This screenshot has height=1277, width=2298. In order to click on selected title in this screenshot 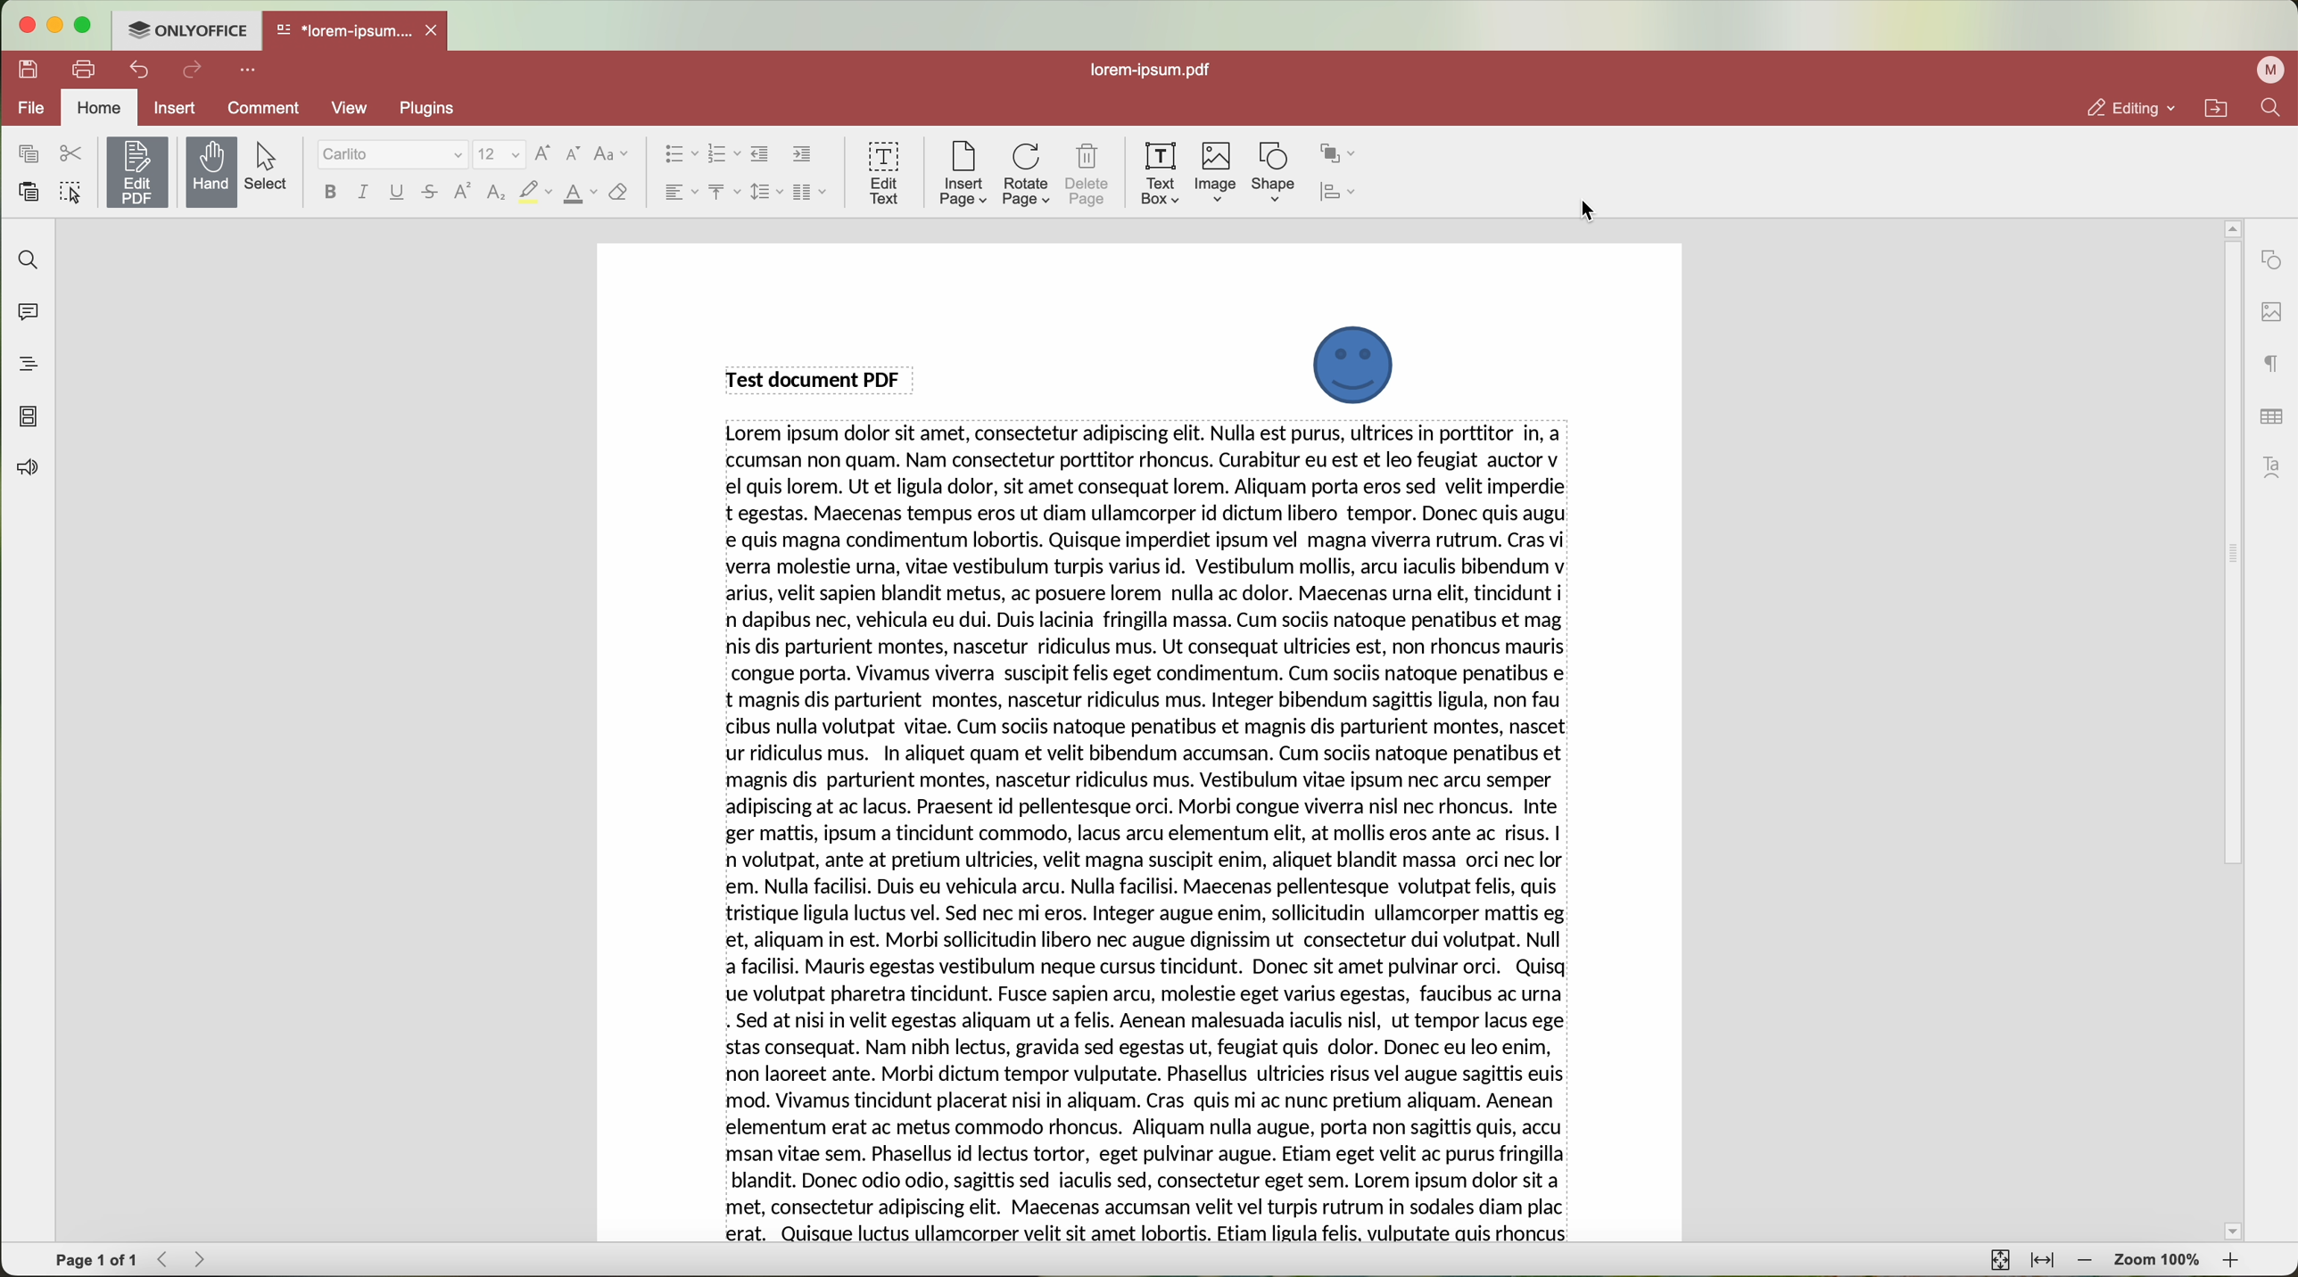, I will do `click(819, 378)`.